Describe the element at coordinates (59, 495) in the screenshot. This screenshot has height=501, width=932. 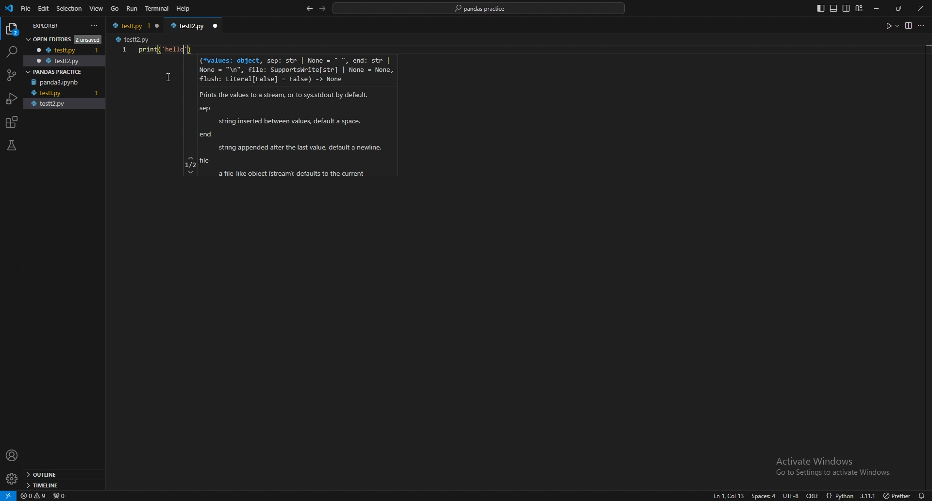
I see `ports forwarded` at that location.